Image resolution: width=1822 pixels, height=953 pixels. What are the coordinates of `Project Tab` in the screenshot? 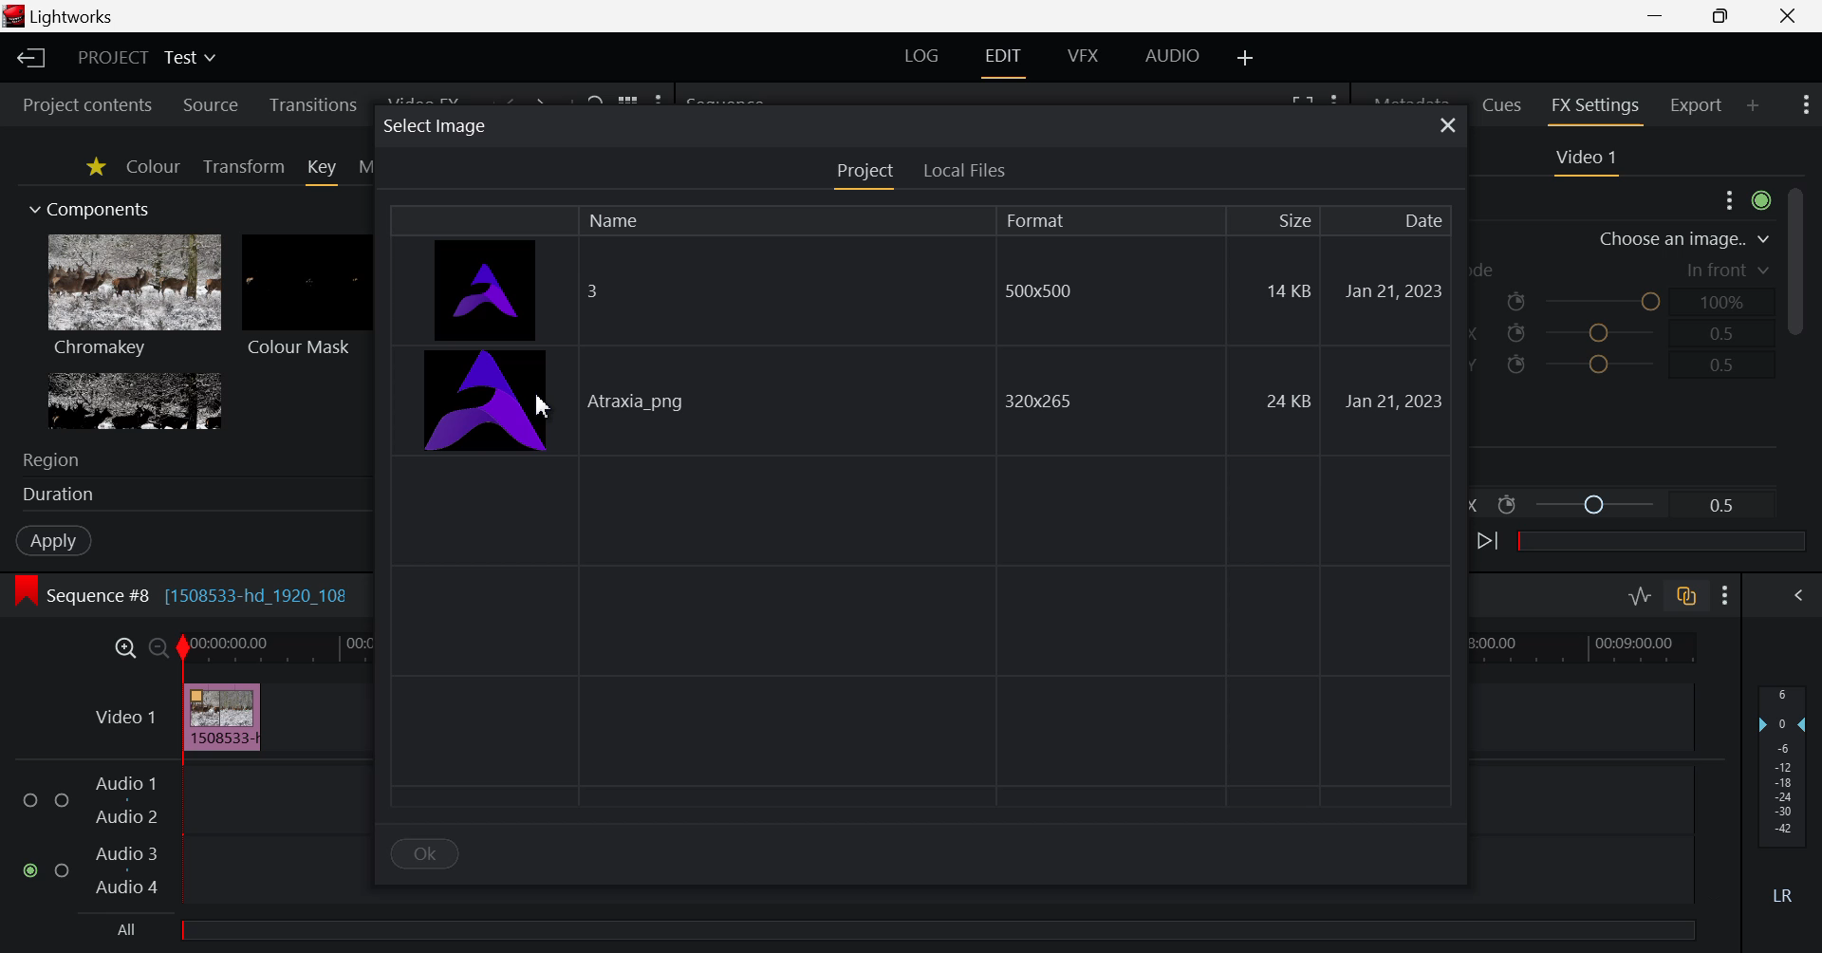 It's located at (858, 170).